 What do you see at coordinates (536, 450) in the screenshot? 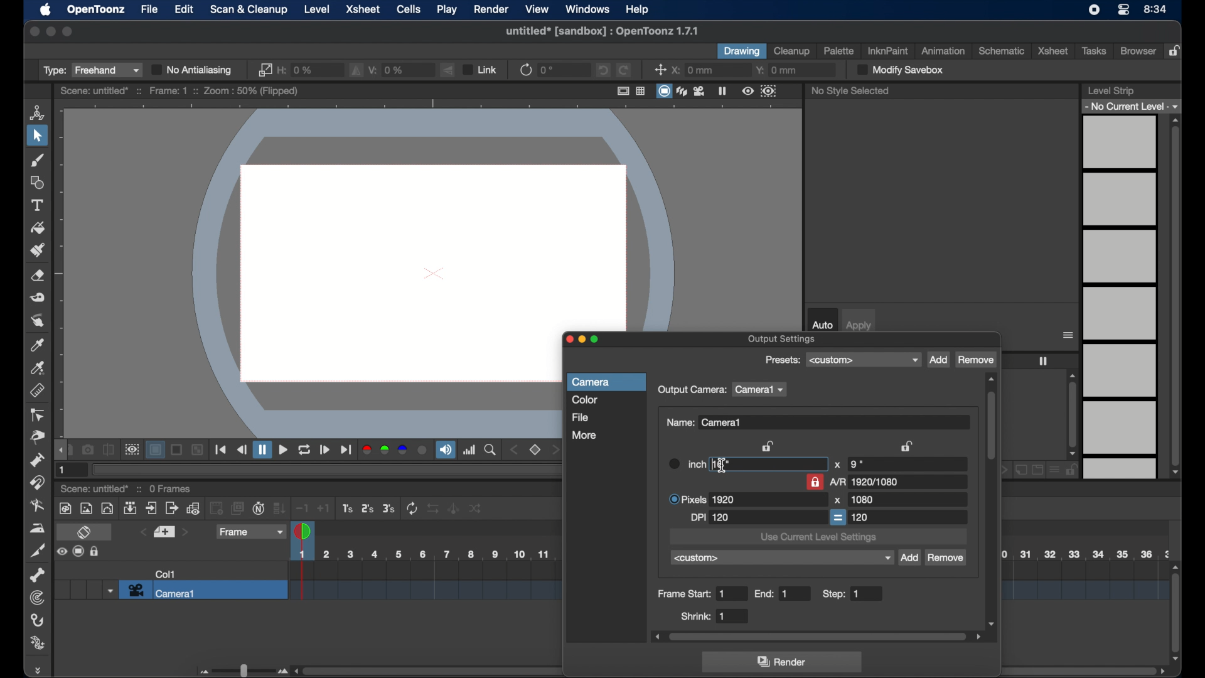
I see `set` at bounding box center [536, 450].